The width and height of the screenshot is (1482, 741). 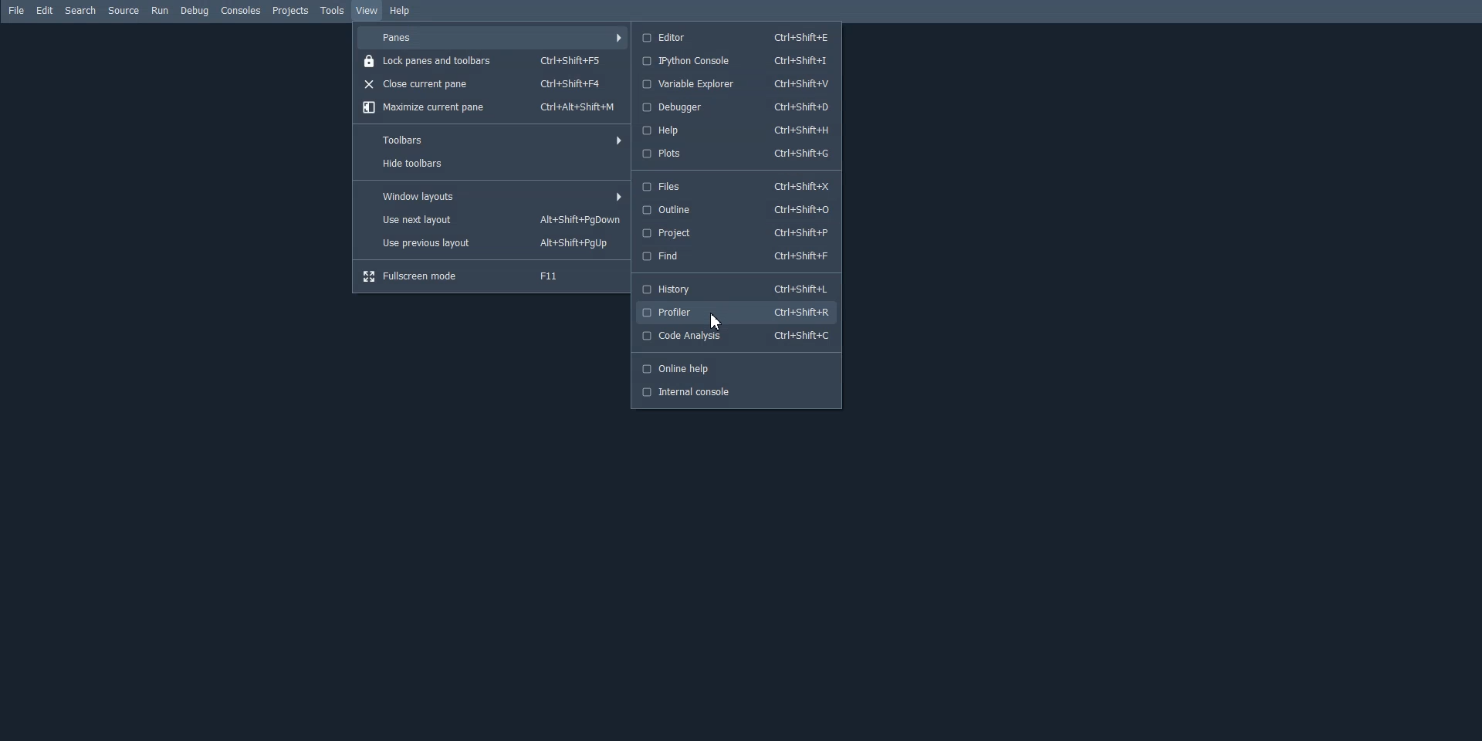 I want to click on Tools, so click(x=333, y=10).